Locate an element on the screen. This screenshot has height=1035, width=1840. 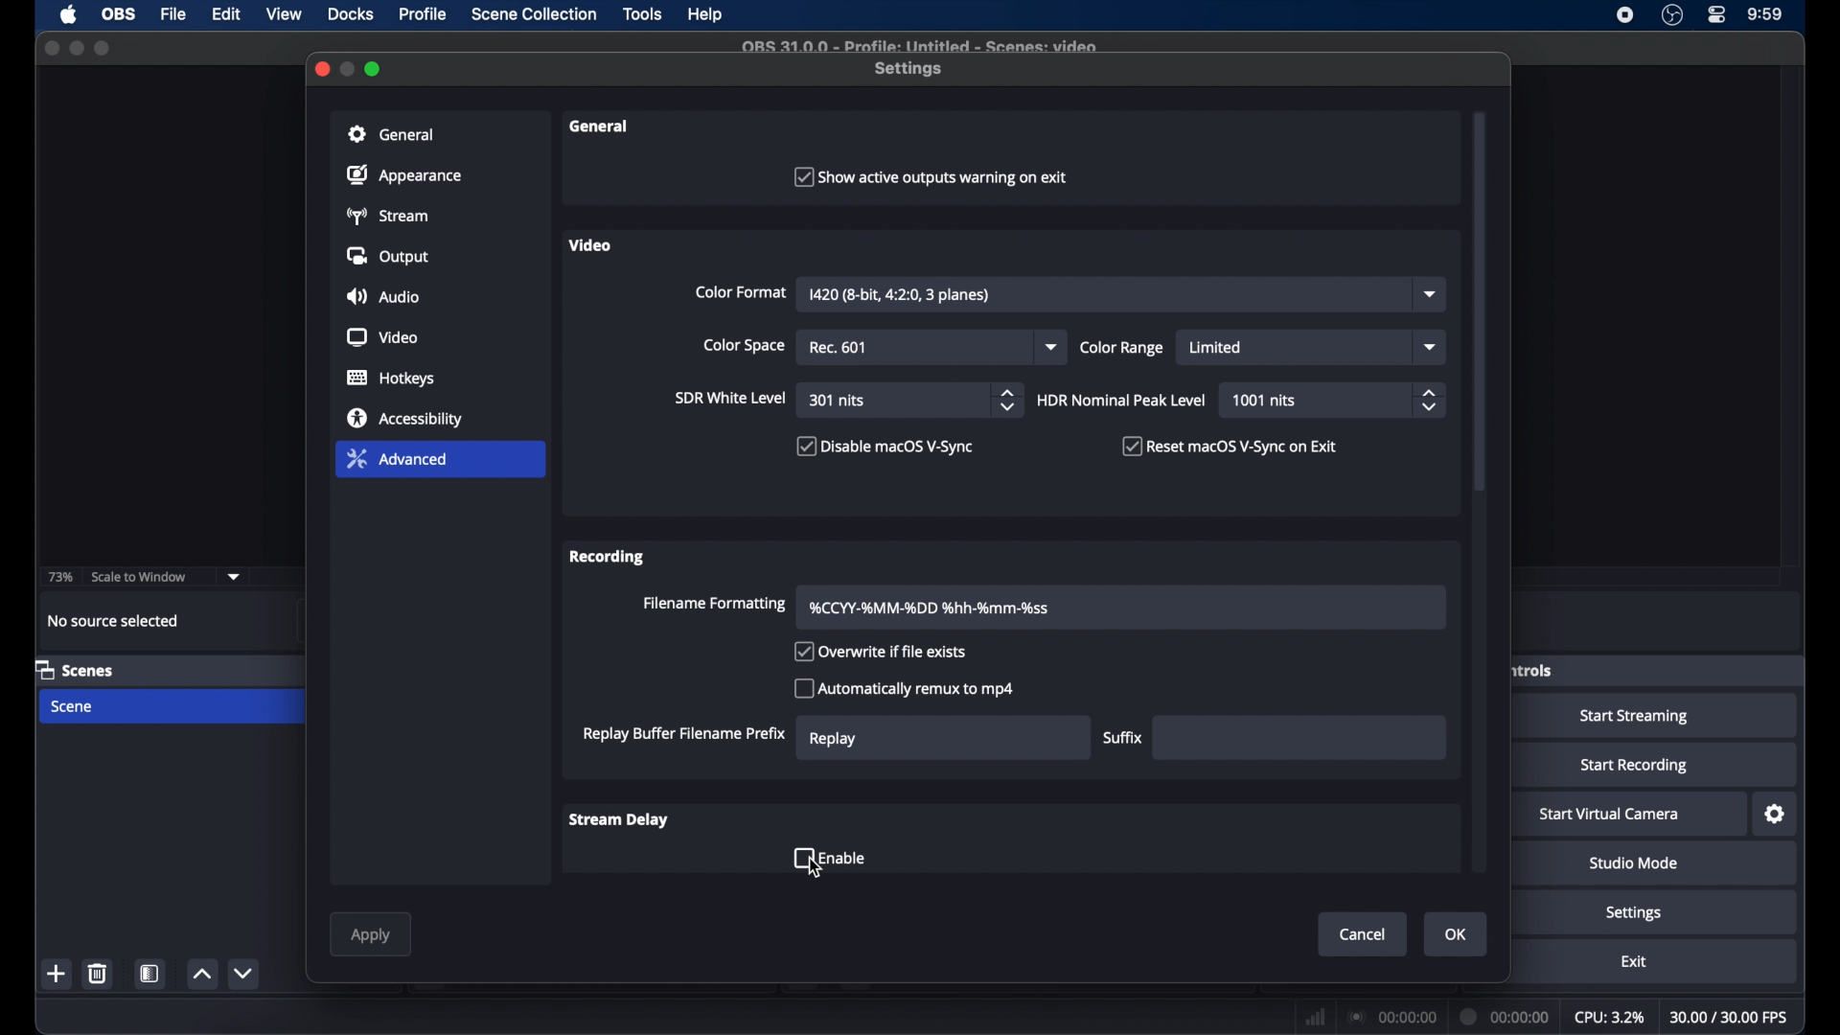
recording is located at coordinates (608, 559).